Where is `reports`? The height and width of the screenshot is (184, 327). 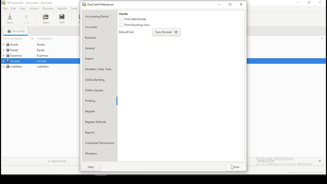
reports is located at coordinates (94, 132).